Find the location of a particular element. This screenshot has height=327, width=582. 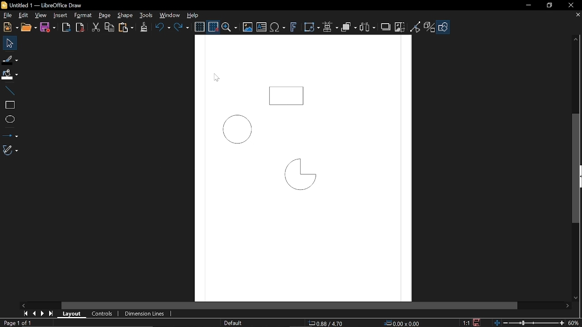

Save is located at coordinates (476, 322).